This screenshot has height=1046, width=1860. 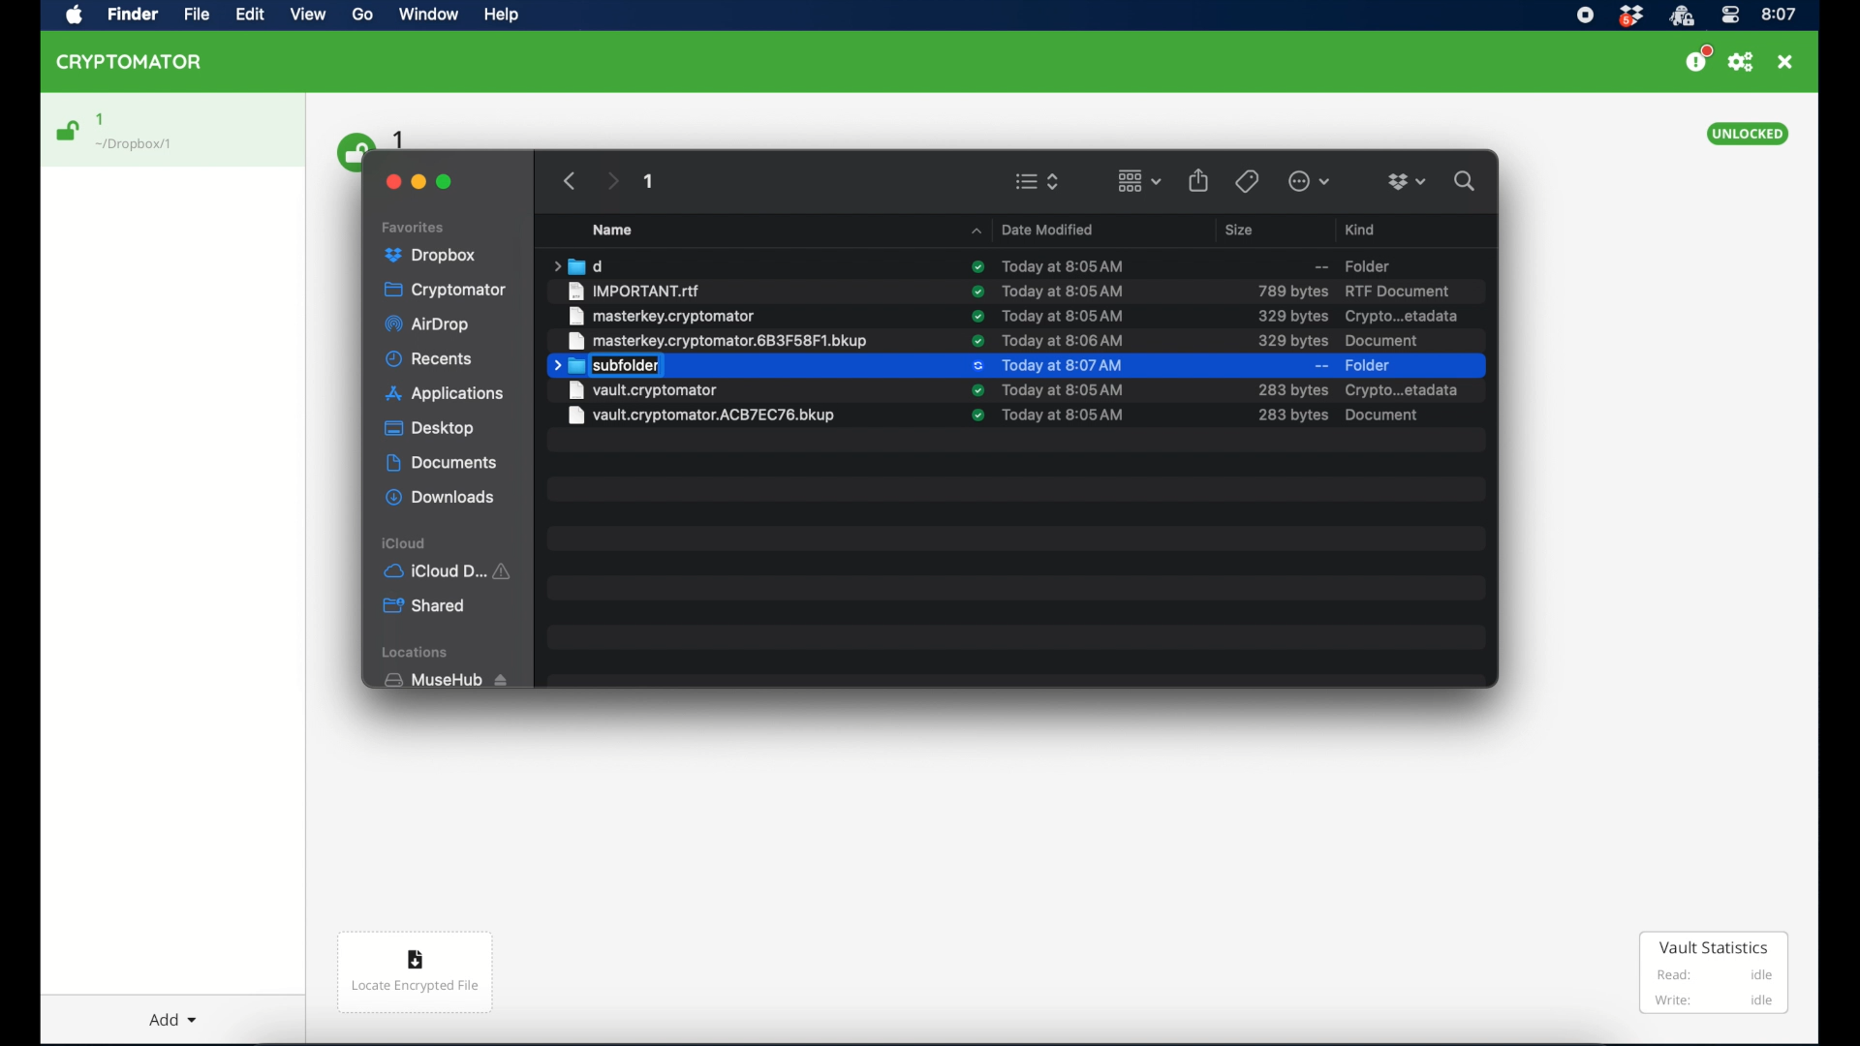 What do you see at coordinates (1785, 62) in the screenshot?
I see `close` at bounding box center [1785, 62].